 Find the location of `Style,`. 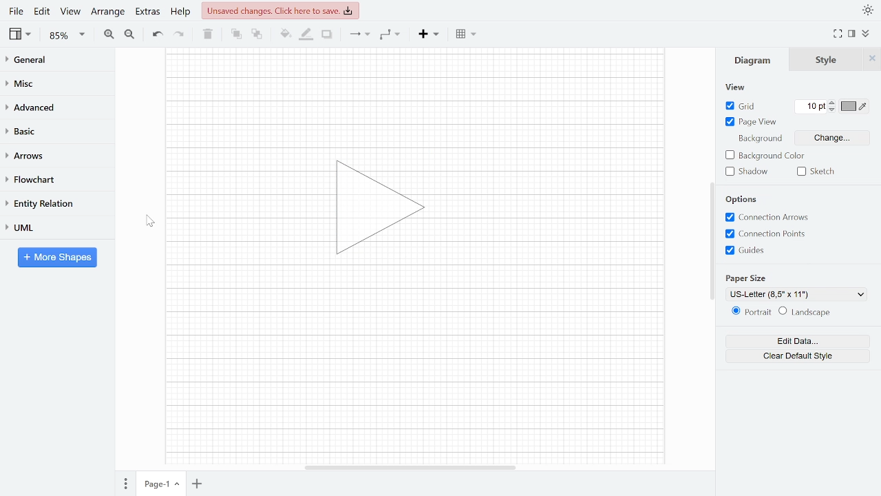

Style, is located at coordinates (829, 61).